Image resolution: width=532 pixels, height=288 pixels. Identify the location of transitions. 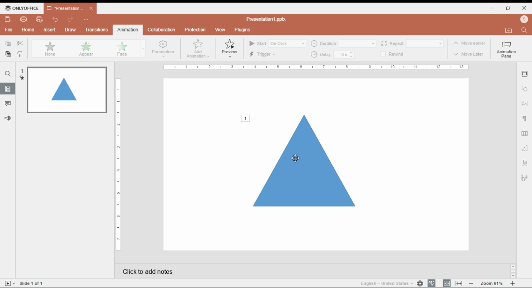
(96, 30).